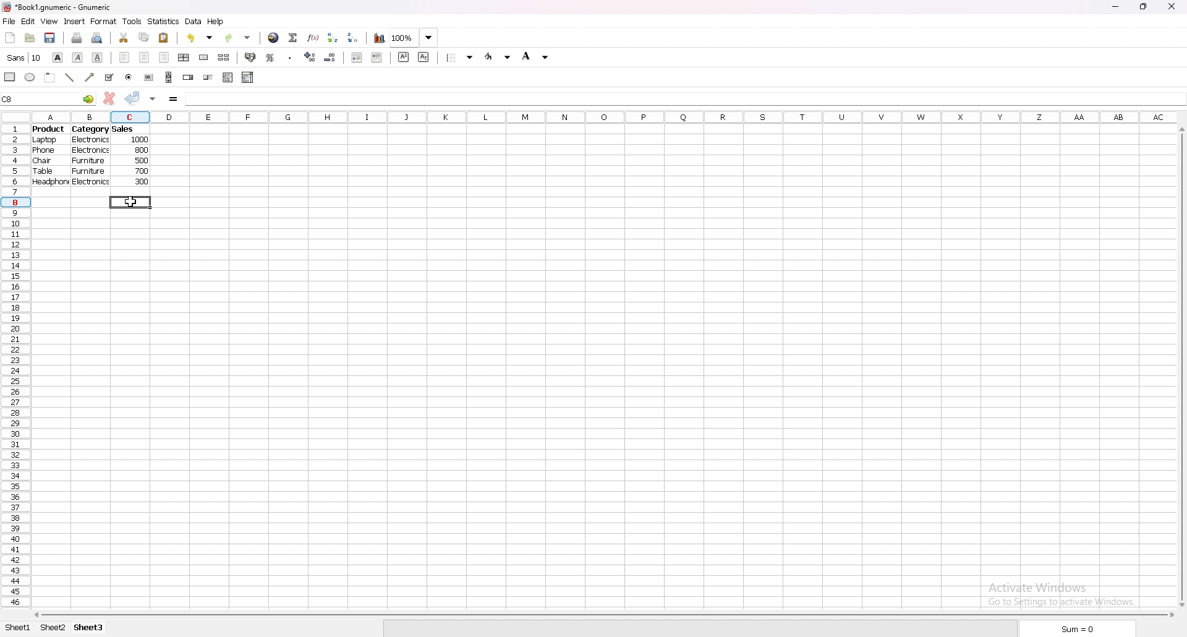 This screenshot has height=637, width=1187. I want to click on statistics, so click(164, 21).